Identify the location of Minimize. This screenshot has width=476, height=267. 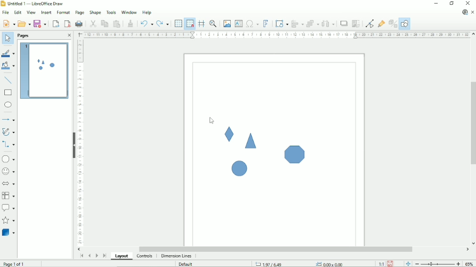
(437, 3).